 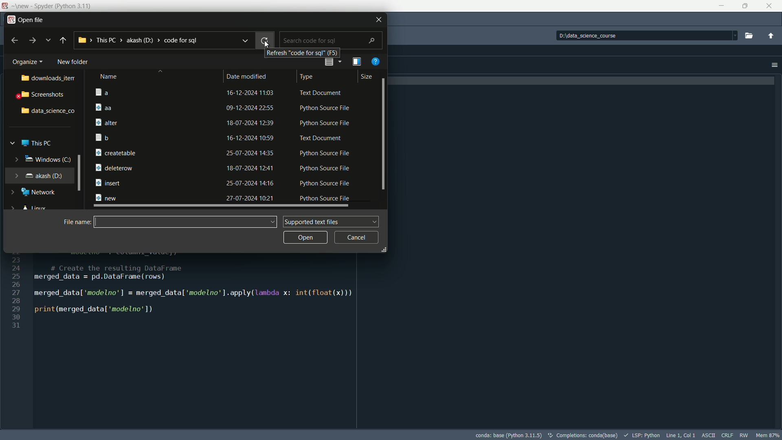 I want to click on this pc, so click(x=38, y=143).